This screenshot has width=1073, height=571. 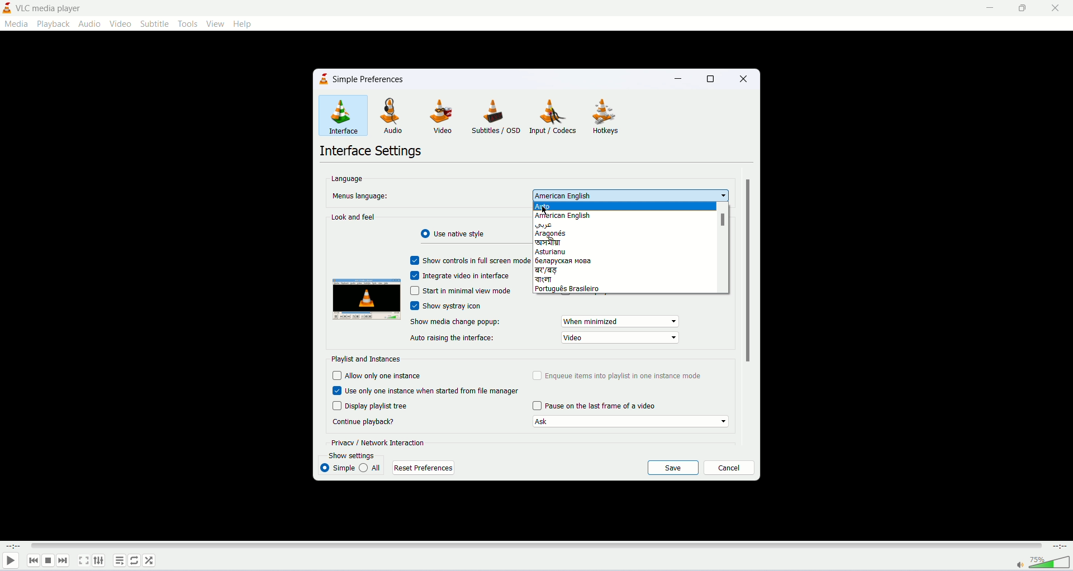 What do you see at coordinates (619, 338) in the screenshot?
I see `show media change popup options` at bounding box center [619, 338].